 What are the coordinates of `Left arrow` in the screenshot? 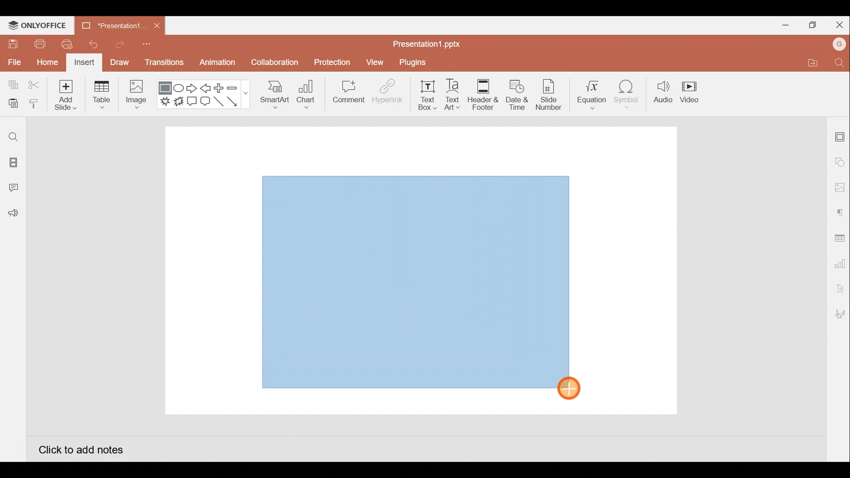 It's located at (206, 88).